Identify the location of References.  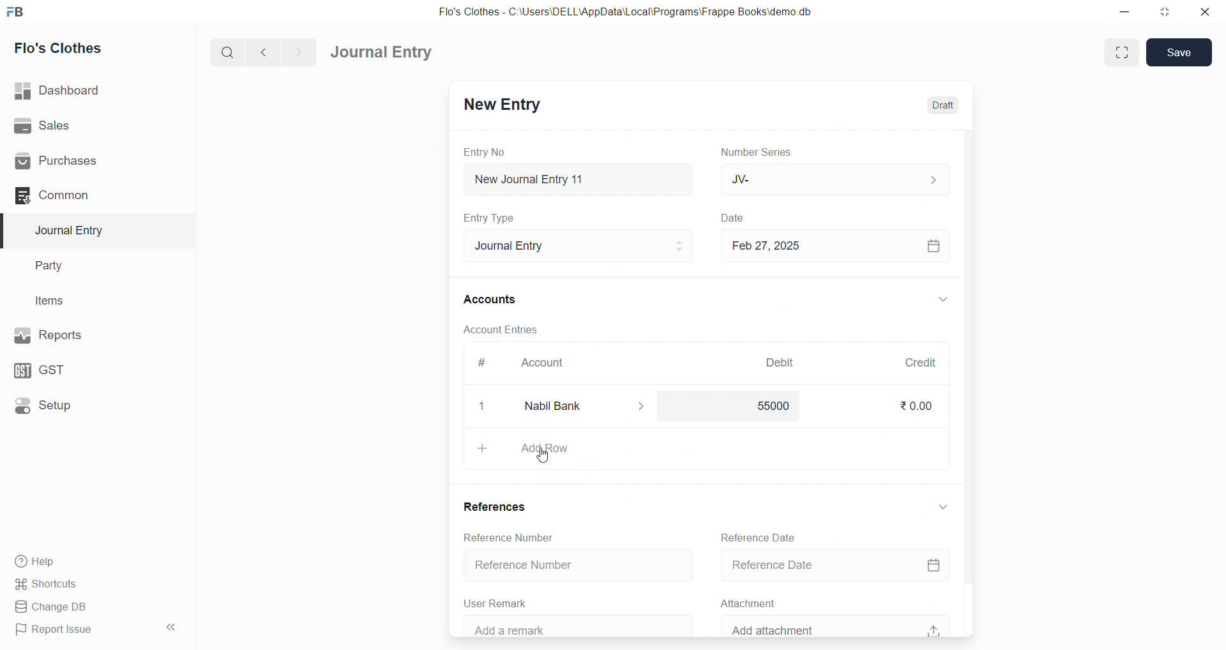
(496, 505).